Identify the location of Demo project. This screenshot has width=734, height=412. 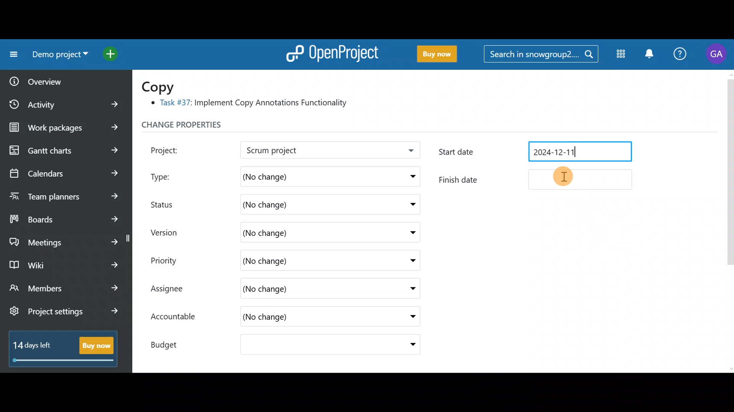
(57, 56).